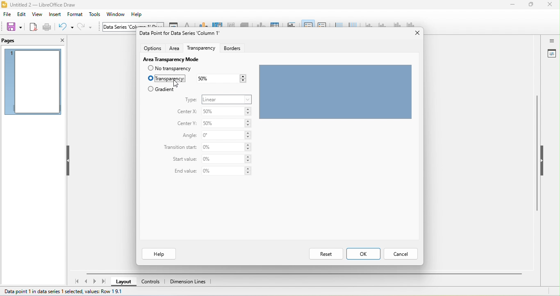  Describe the element at coordinates (542, 159) in the screenshot. I see `hide` at that location.